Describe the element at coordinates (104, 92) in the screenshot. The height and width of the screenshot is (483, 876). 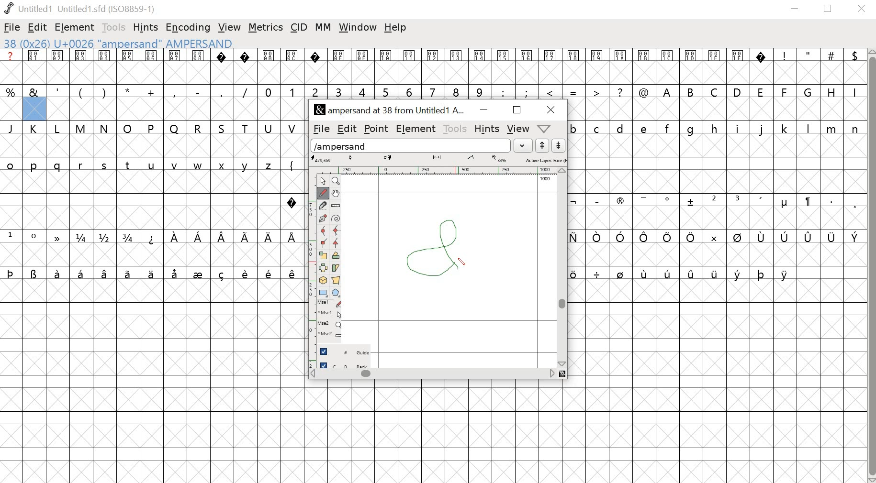
I see `)` at that location.